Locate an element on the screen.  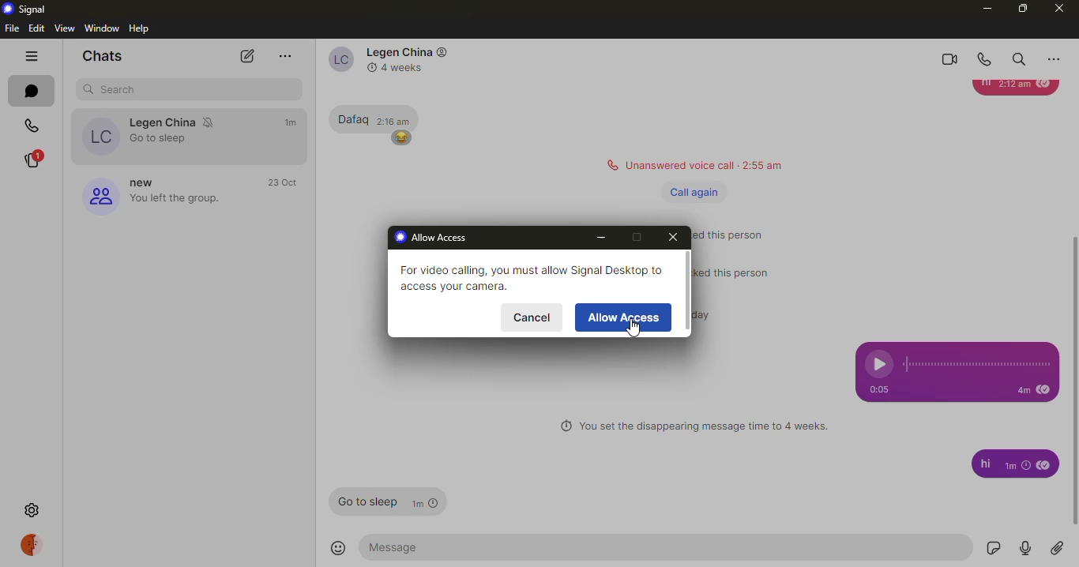
hi is located at coordinates (982, 464).